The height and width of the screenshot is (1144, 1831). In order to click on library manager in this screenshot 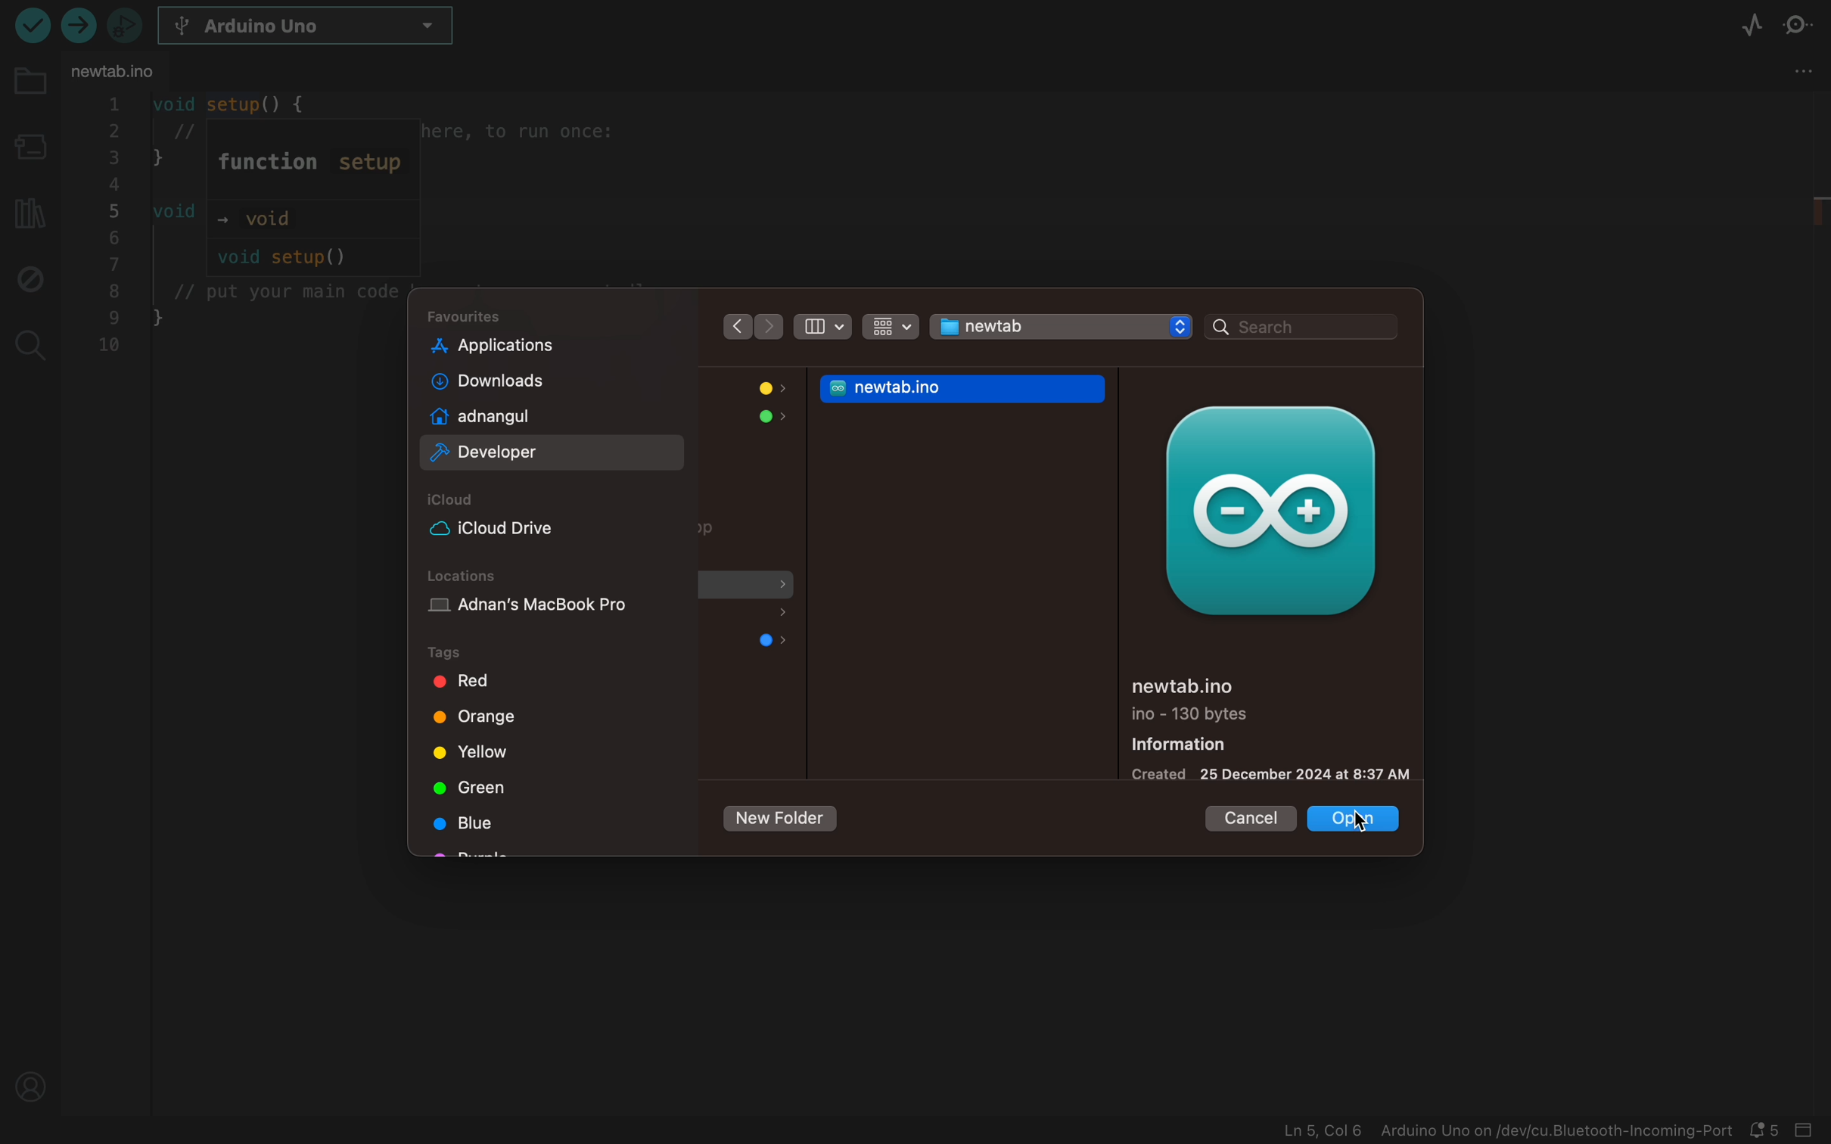, I will do `click(26, 209)`.